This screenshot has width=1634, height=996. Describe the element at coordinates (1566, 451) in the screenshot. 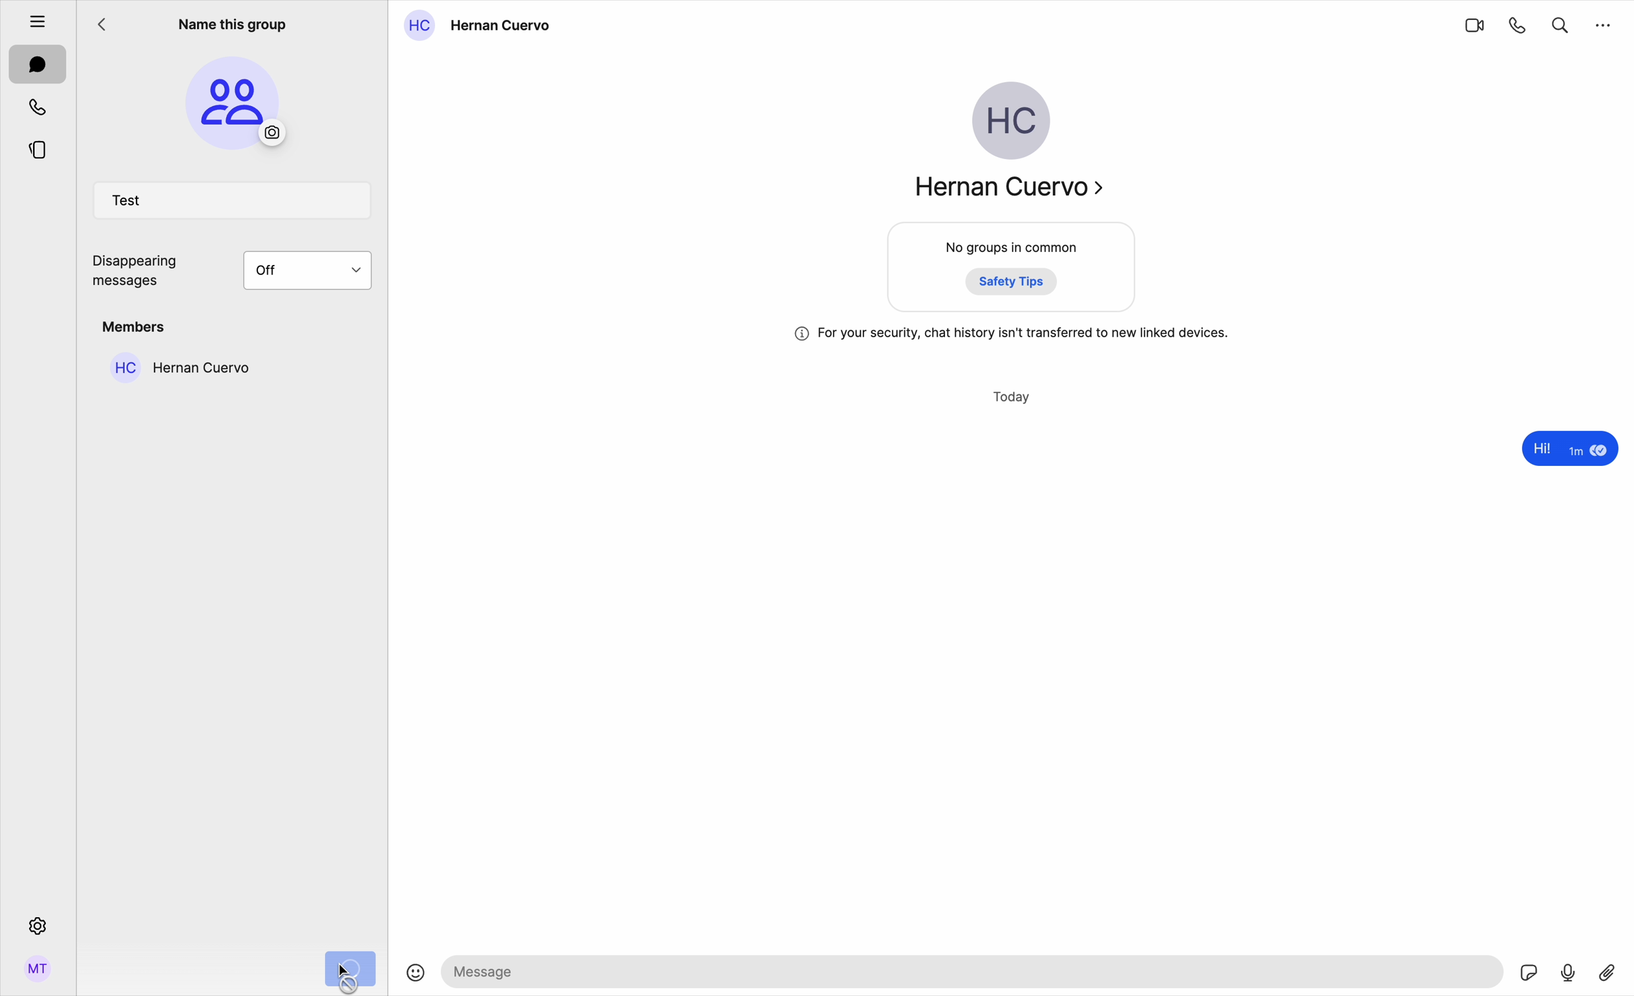

I see `message ` at that location.